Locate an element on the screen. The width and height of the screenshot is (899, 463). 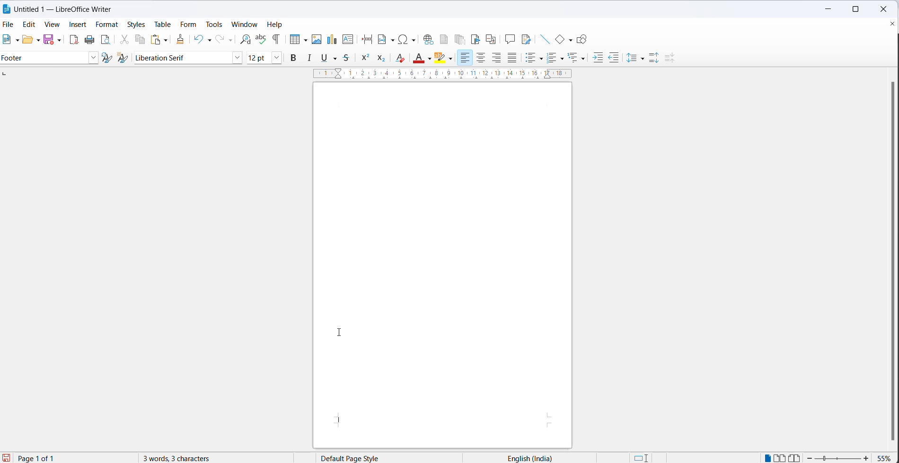
font name is located at coordinates (182, 58).